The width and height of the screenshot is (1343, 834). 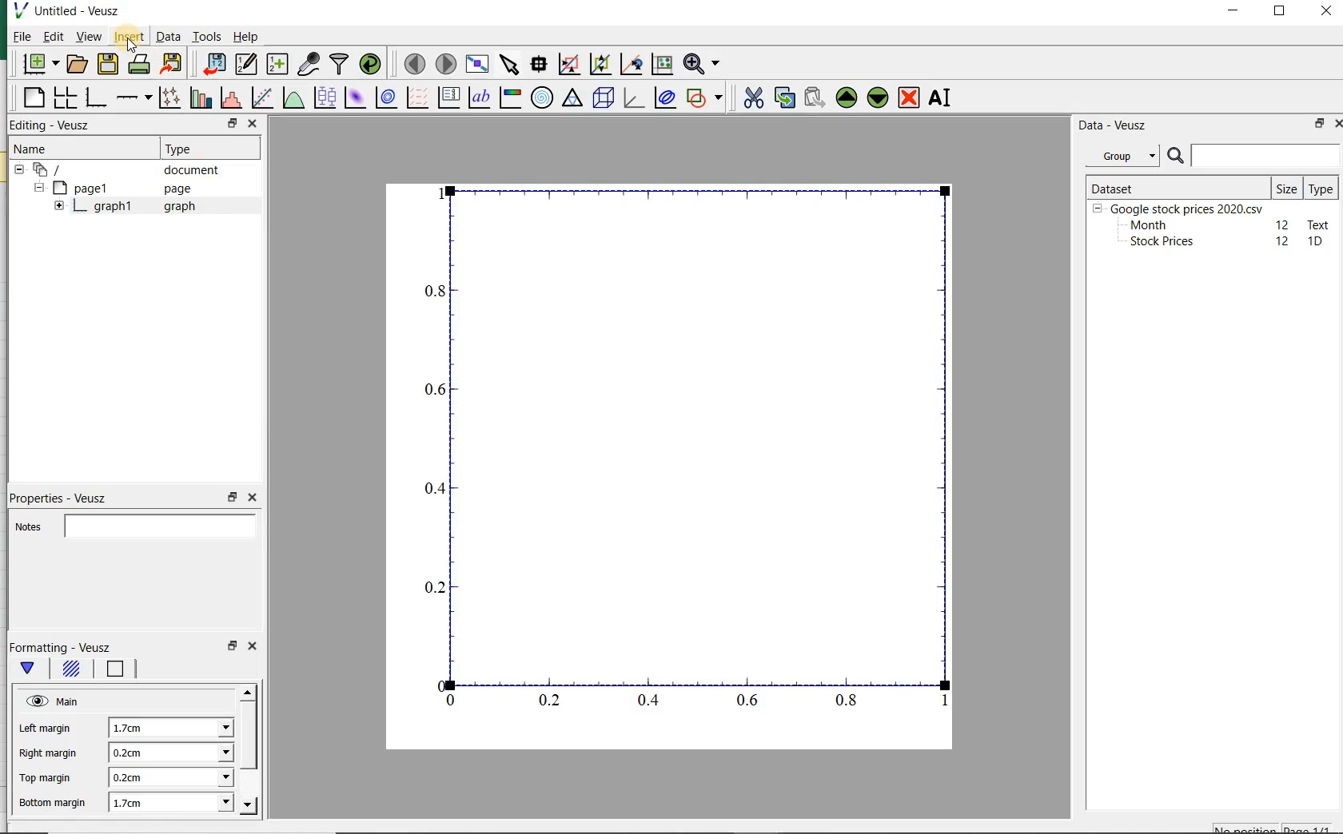 What do you see at coordinates (133, 99) in the screenshot?
I see `add an axis to the plot` at bounding box center [133, 99].